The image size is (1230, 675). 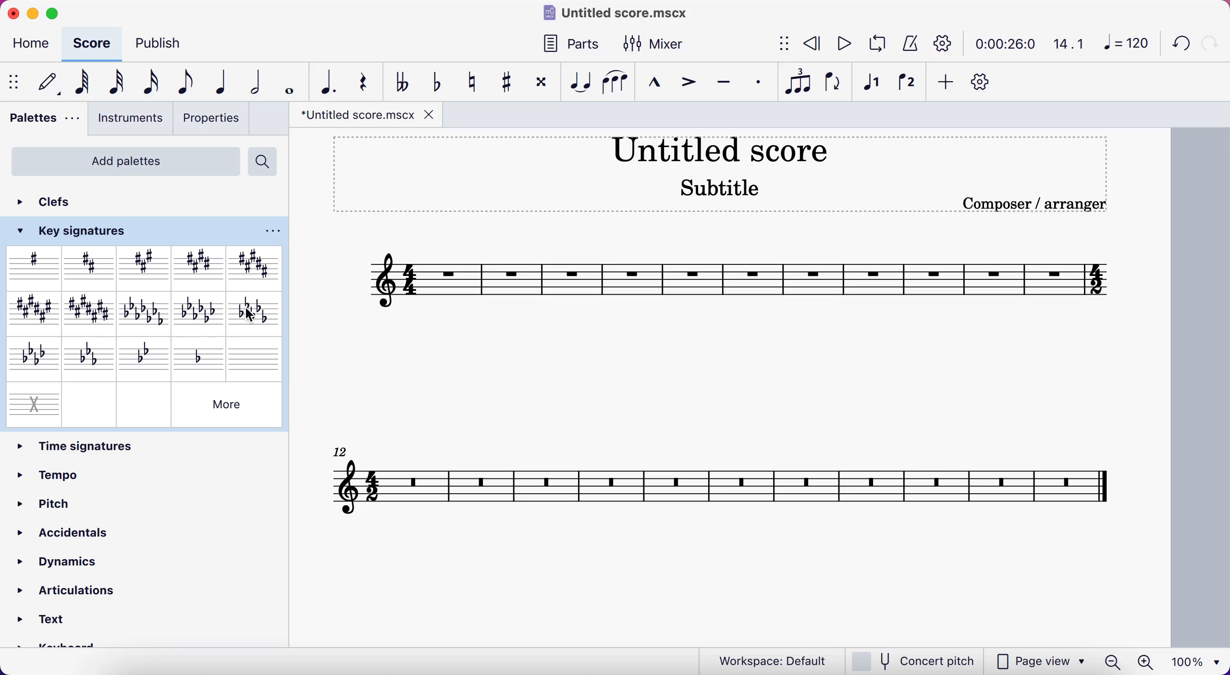 I want to click on , so click(x=344, y=450).